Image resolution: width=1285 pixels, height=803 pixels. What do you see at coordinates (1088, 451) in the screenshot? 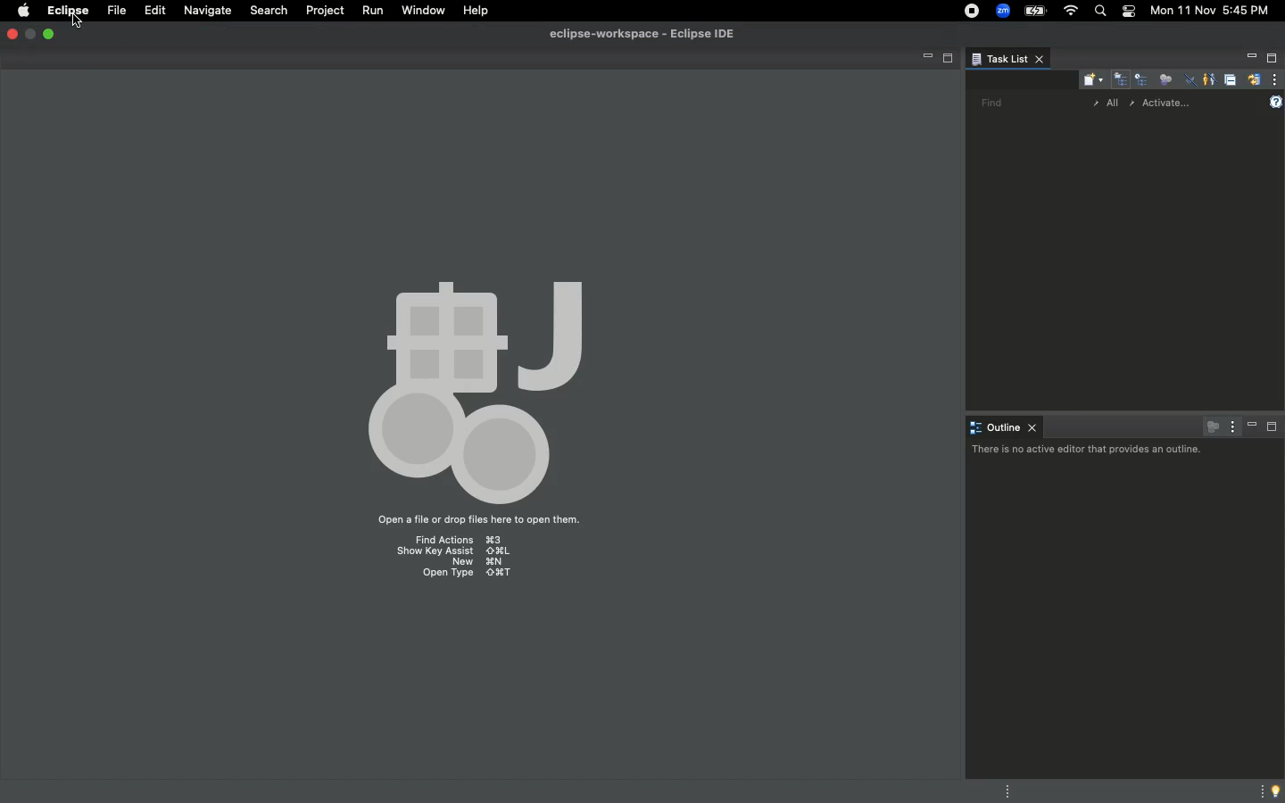
I see `There is no active editor the provides an outline` at bounding box center [1088, 451].